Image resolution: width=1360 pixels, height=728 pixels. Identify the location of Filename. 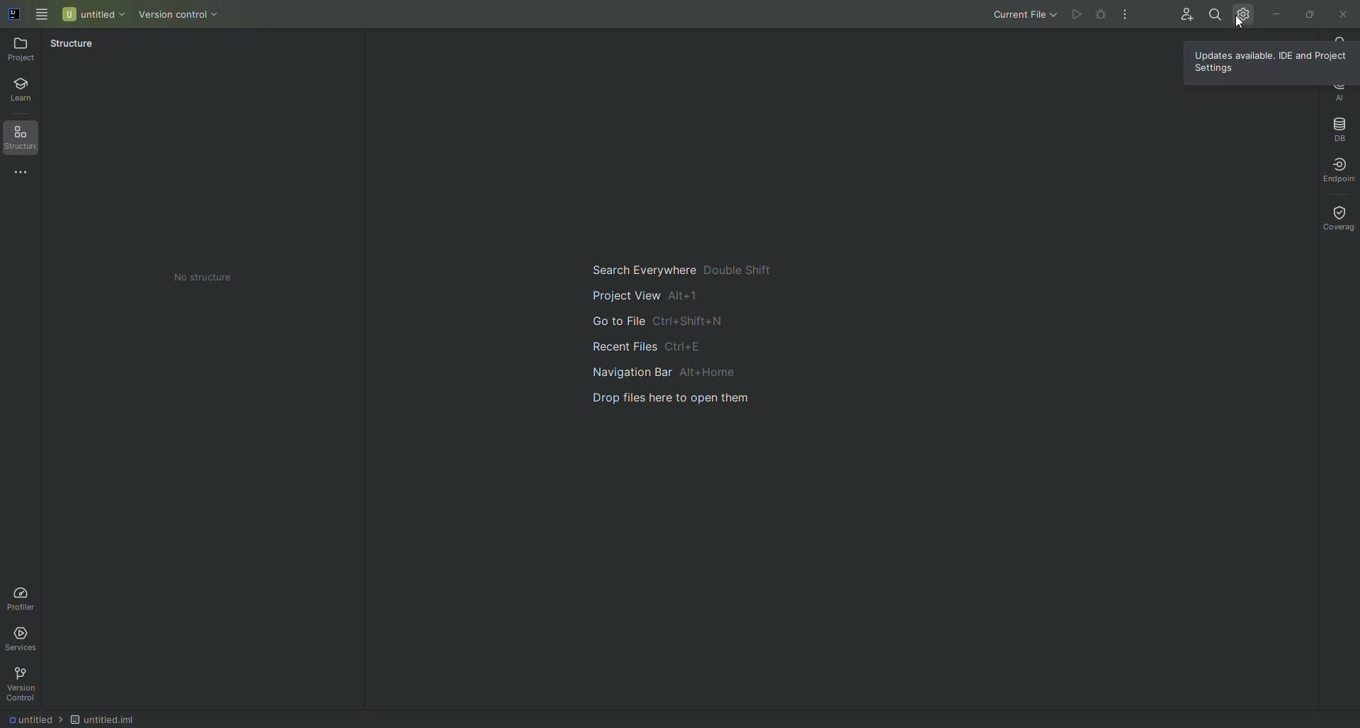
(31, 721).